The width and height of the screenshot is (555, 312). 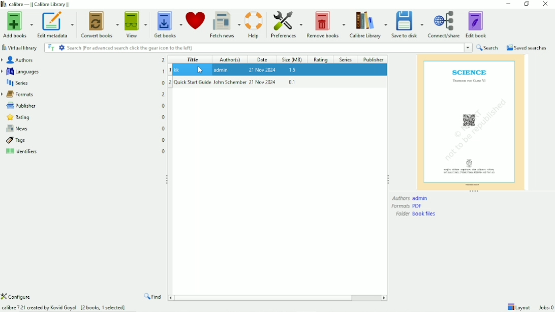 I want to click on Formats, so click(x=19, y=95).